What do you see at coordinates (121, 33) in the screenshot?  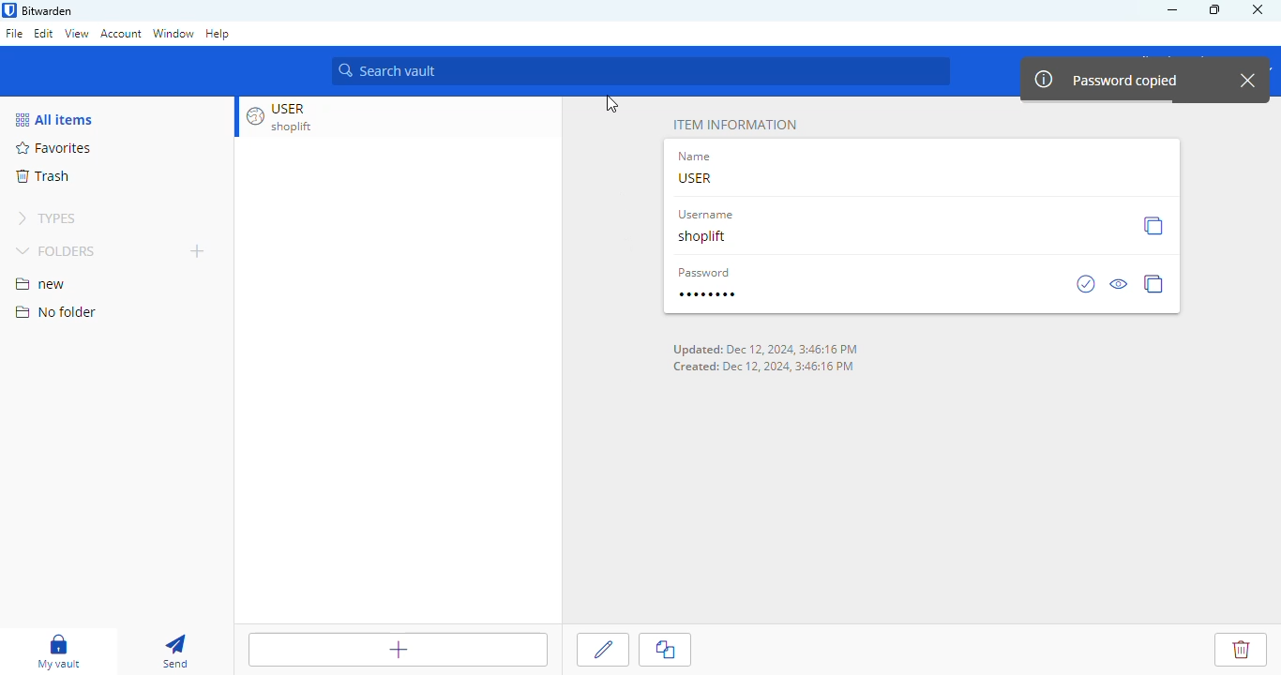 I see `account` at bounding box center [121, 33].